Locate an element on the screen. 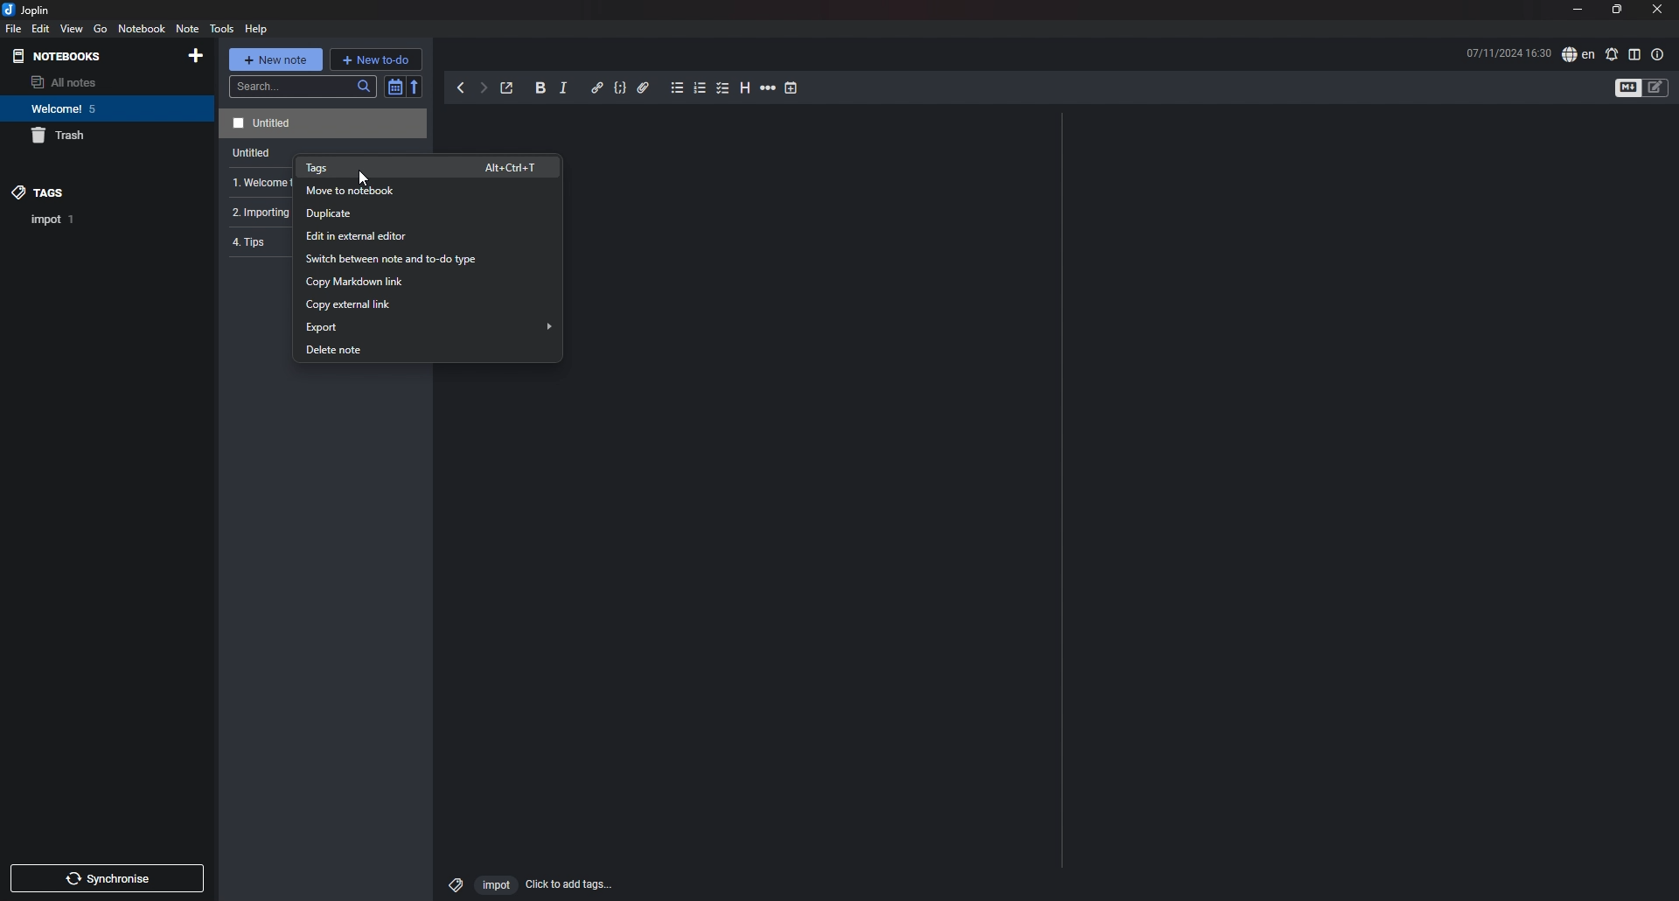 The width and height of the screenshot is (1679, 901). Untitled is located at coordinates (320, 123).